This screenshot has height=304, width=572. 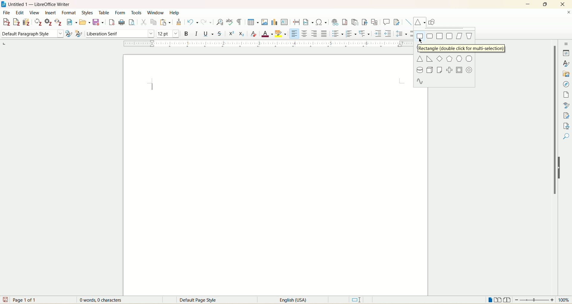 I want to click on zoom percent, so click(x=565, y=300).